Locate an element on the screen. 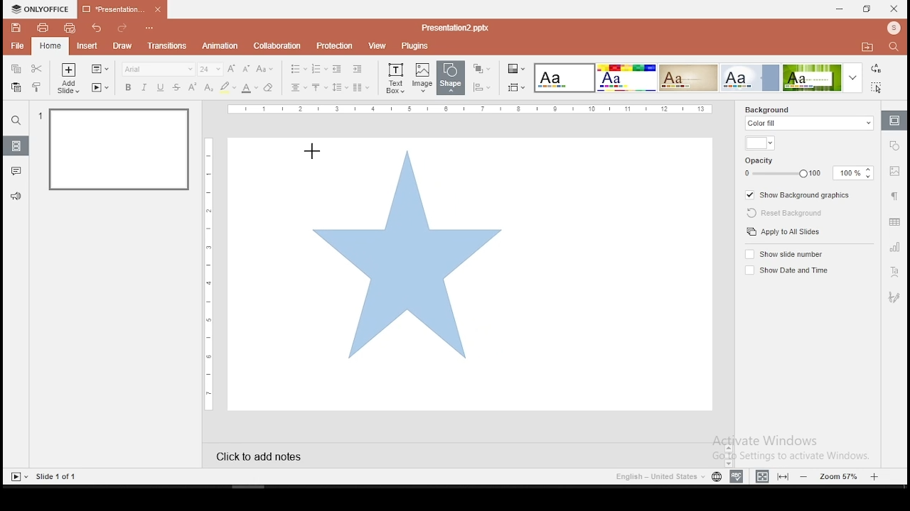  language is located at coordinates (717, 478).